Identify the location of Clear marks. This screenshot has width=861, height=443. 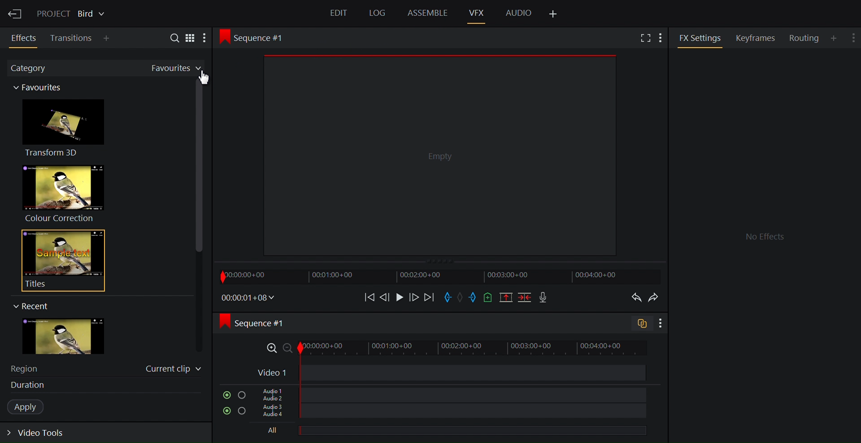
(461, 297).